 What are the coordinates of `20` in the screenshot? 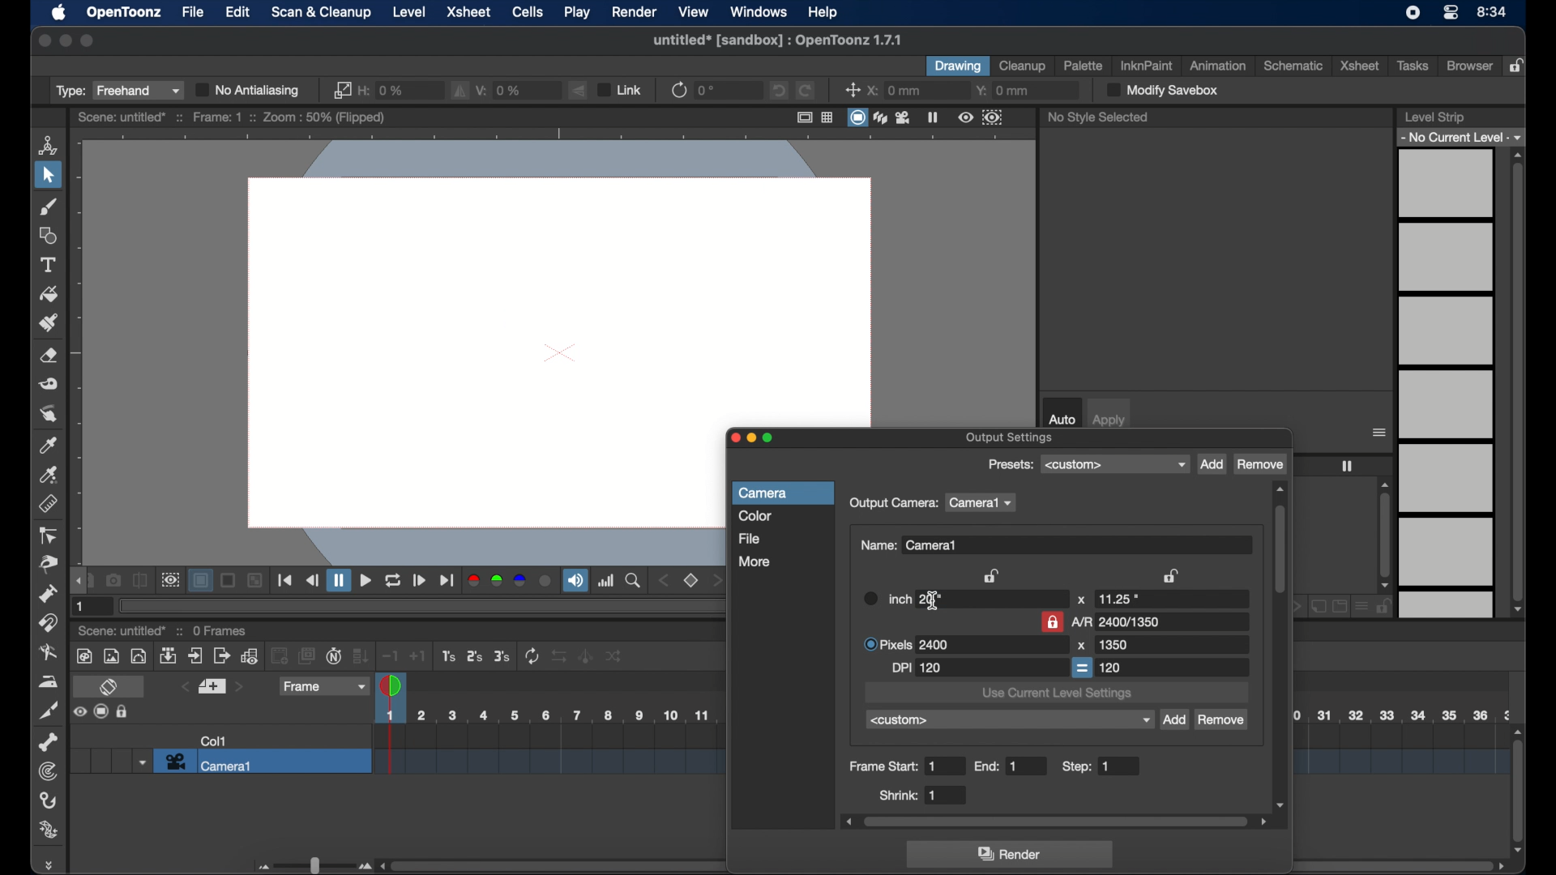 It's located at (930, 599).